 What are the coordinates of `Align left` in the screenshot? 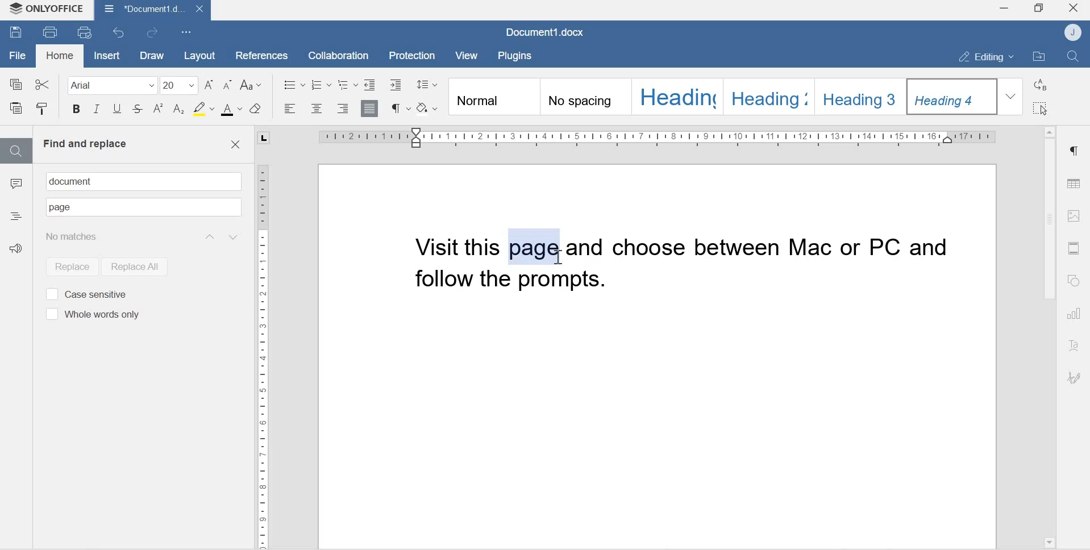 It's located at (290, 109).